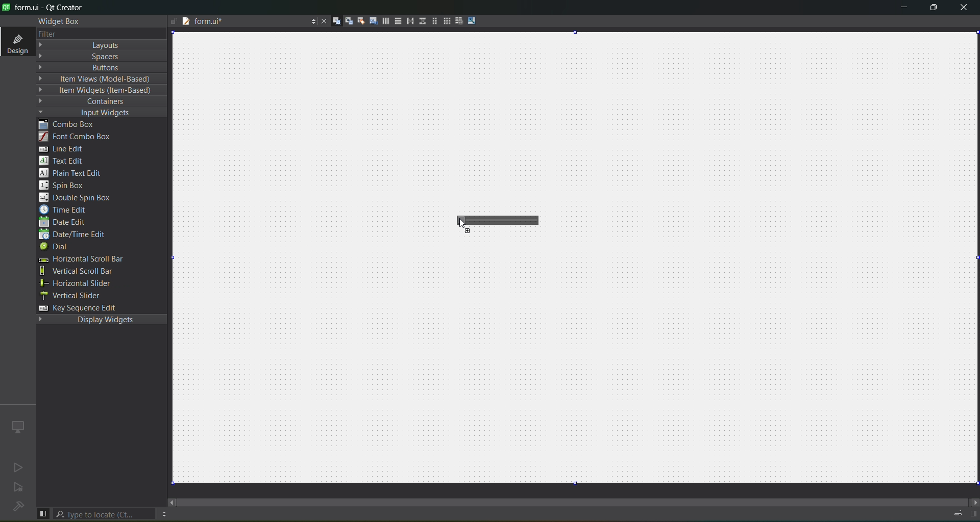 The width and height of the screenshot is (980, 522). What do you see at coordinates (332, 21) in the screenshot?
I see `widgets` at bounding box center [332, 21].